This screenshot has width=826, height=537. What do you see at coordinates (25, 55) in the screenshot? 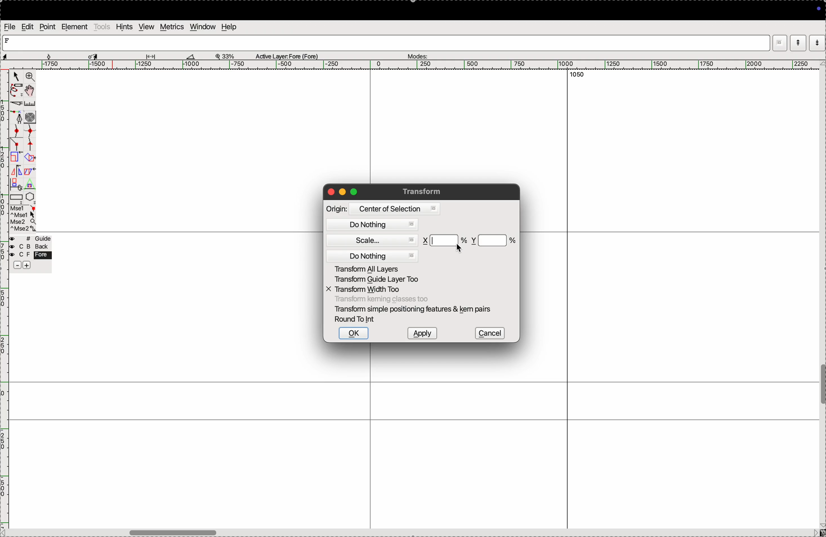
I see `aspects` at bounding box center [25, 55].